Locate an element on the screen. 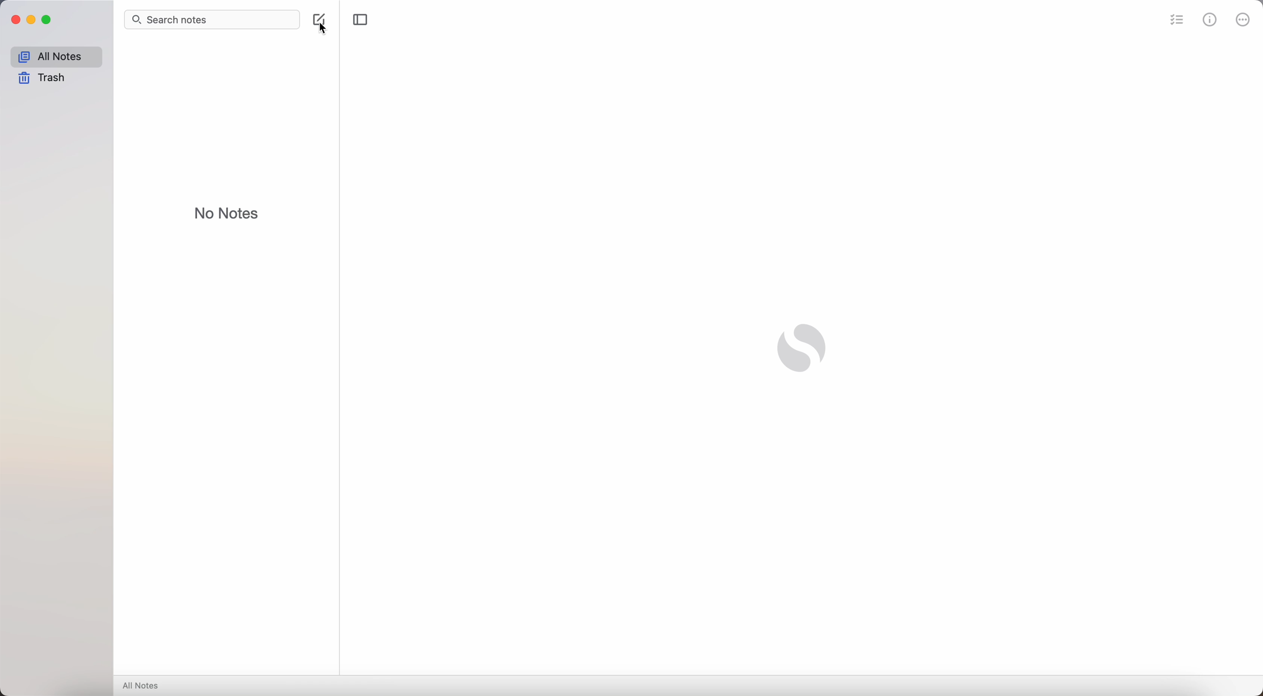  all notes is located at coordinates (55, 57).